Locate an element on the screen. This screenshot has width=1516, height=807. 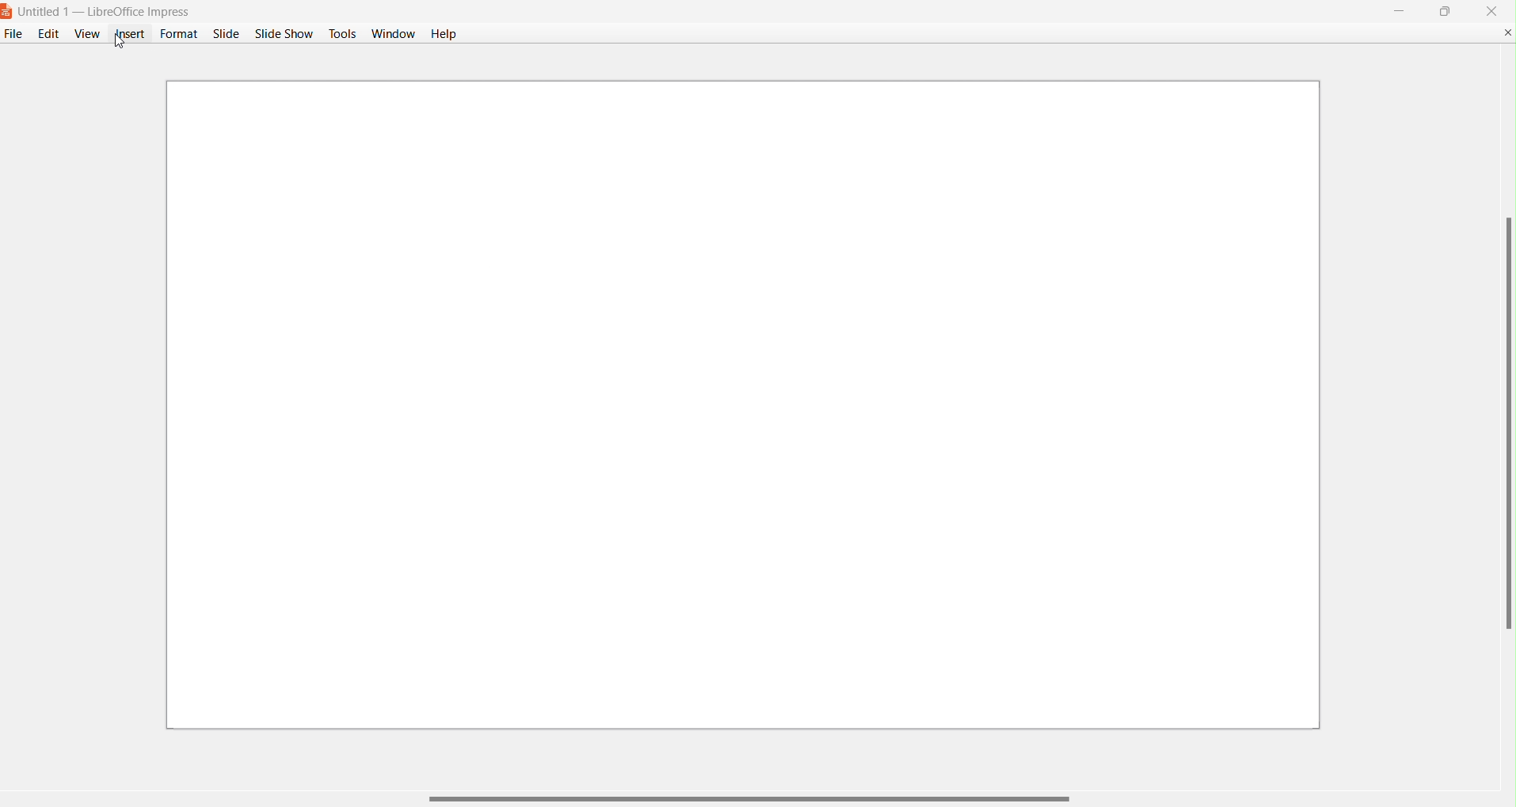
Logo is located at coordinates (8, 13).